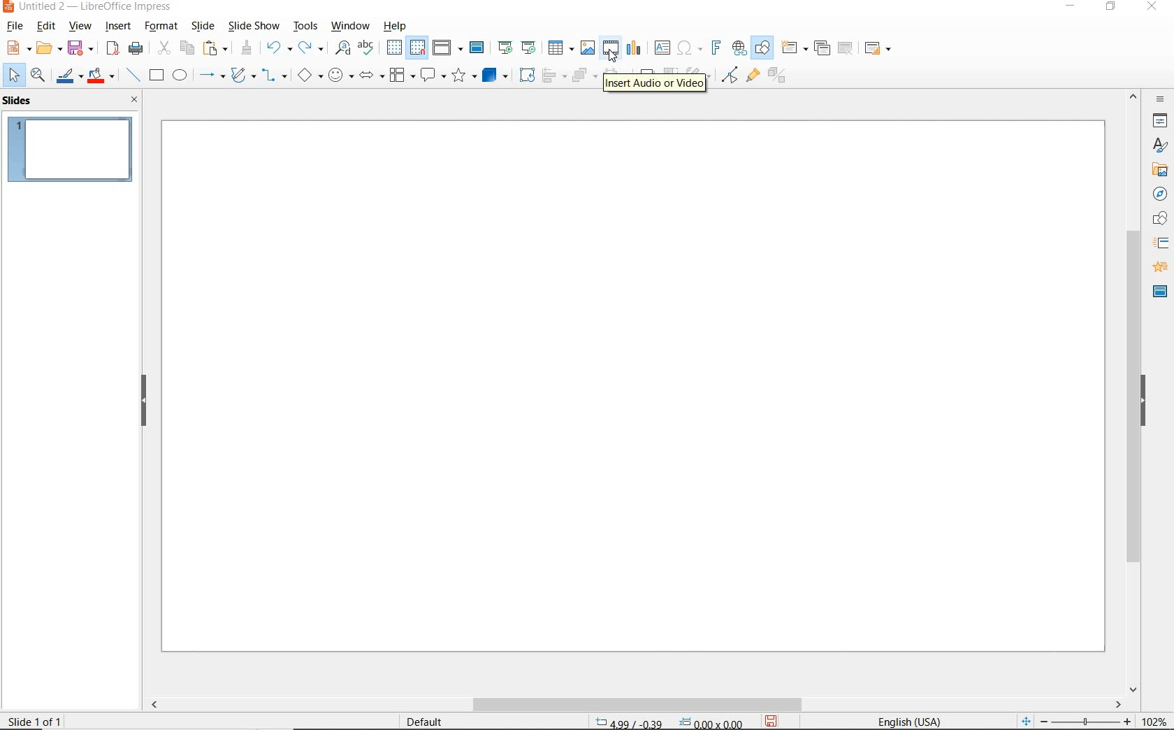 The image size is (1174, 730). Describe the element at coordinates (463, 77) in the screenshot. I see `STARS AND BANNERS` at that location.